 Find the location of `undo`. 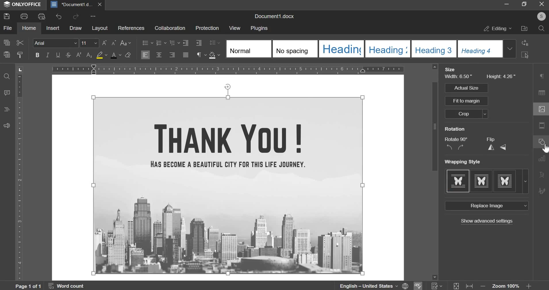

undo is located at coordinates (58, 16).